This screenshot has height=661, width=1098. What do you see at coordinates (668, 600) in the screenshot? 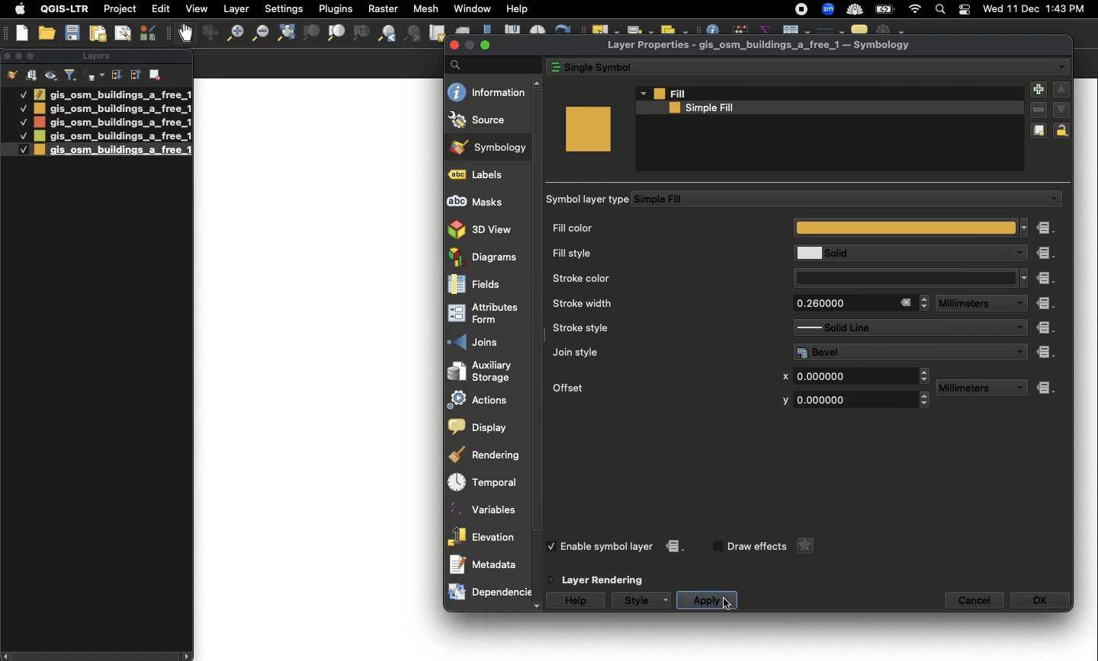
I see `Drop down` at bounding box center [668, 600].